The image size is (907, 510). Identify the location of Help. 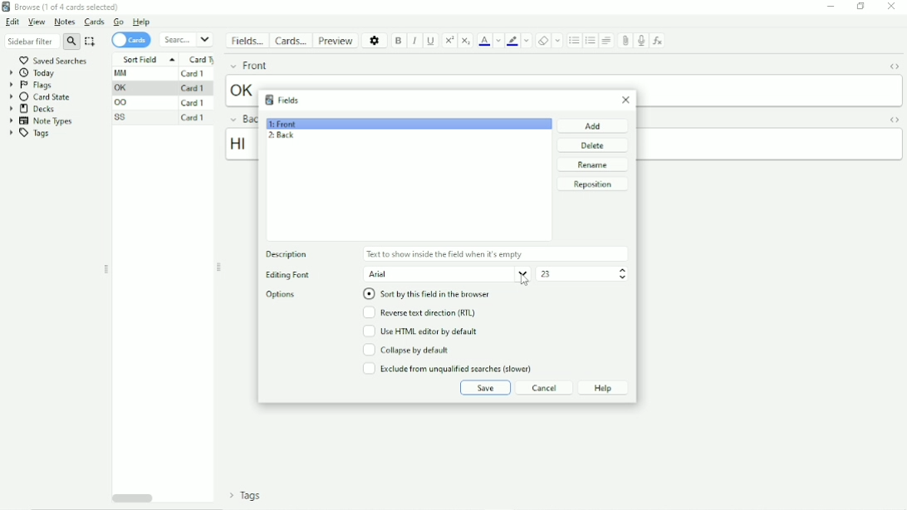
(605, 387).